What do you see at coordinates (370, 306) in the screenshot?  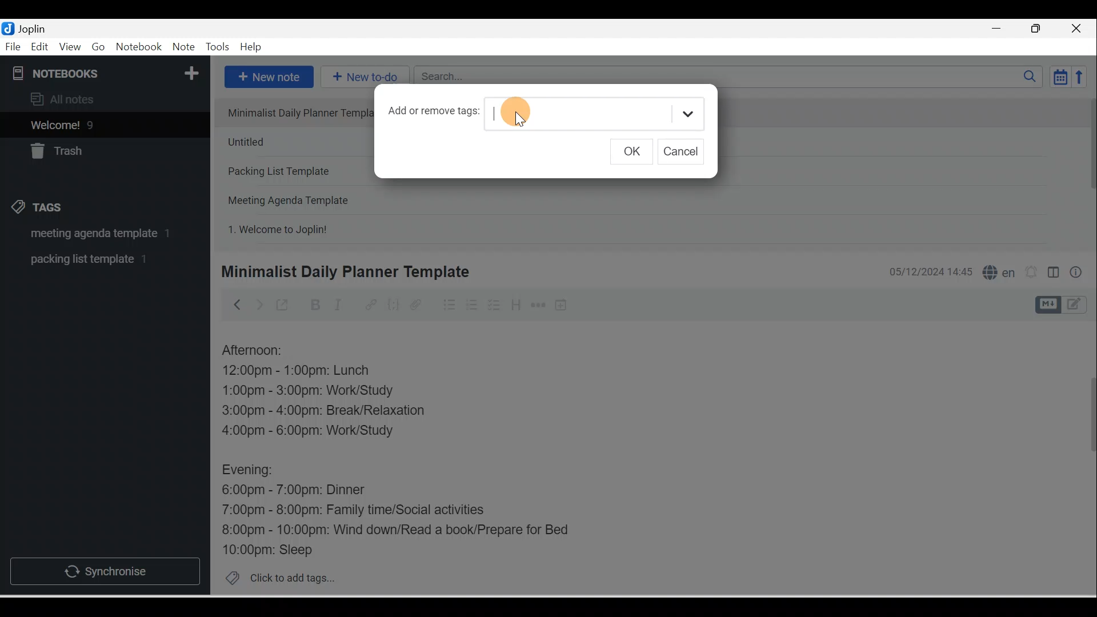 I see `Hyperlink` at bounding box center [370, 306].